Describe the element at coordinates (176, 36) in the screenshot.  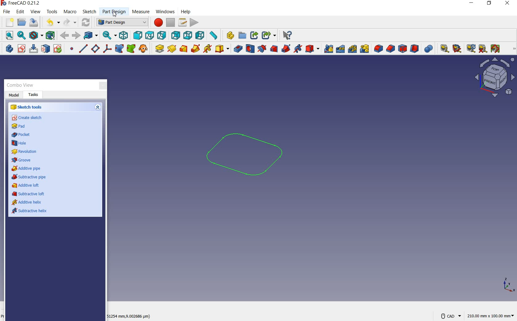
I see `rear` at that location.